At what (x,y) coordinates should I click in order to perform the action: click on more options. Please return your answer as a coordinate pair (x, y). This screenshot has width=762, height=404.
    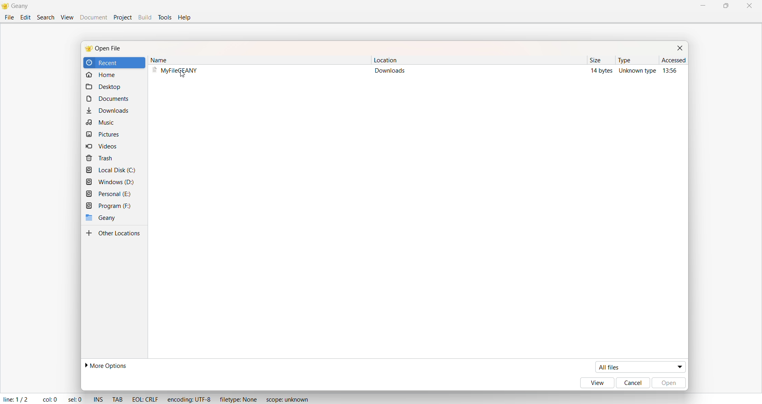
    Looking at the image, I should click on (105, 365).